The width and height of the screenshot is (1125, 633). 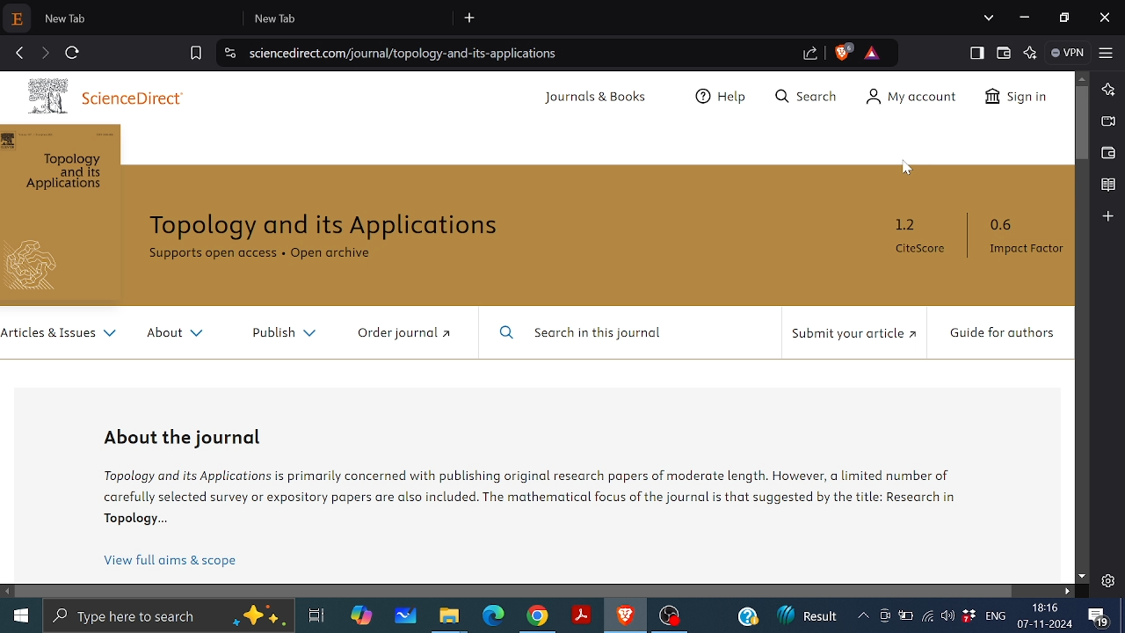 What do you see at coordinates (905, 618) in the screenshot?
I see `Battery` at bounding box center [905, 618].